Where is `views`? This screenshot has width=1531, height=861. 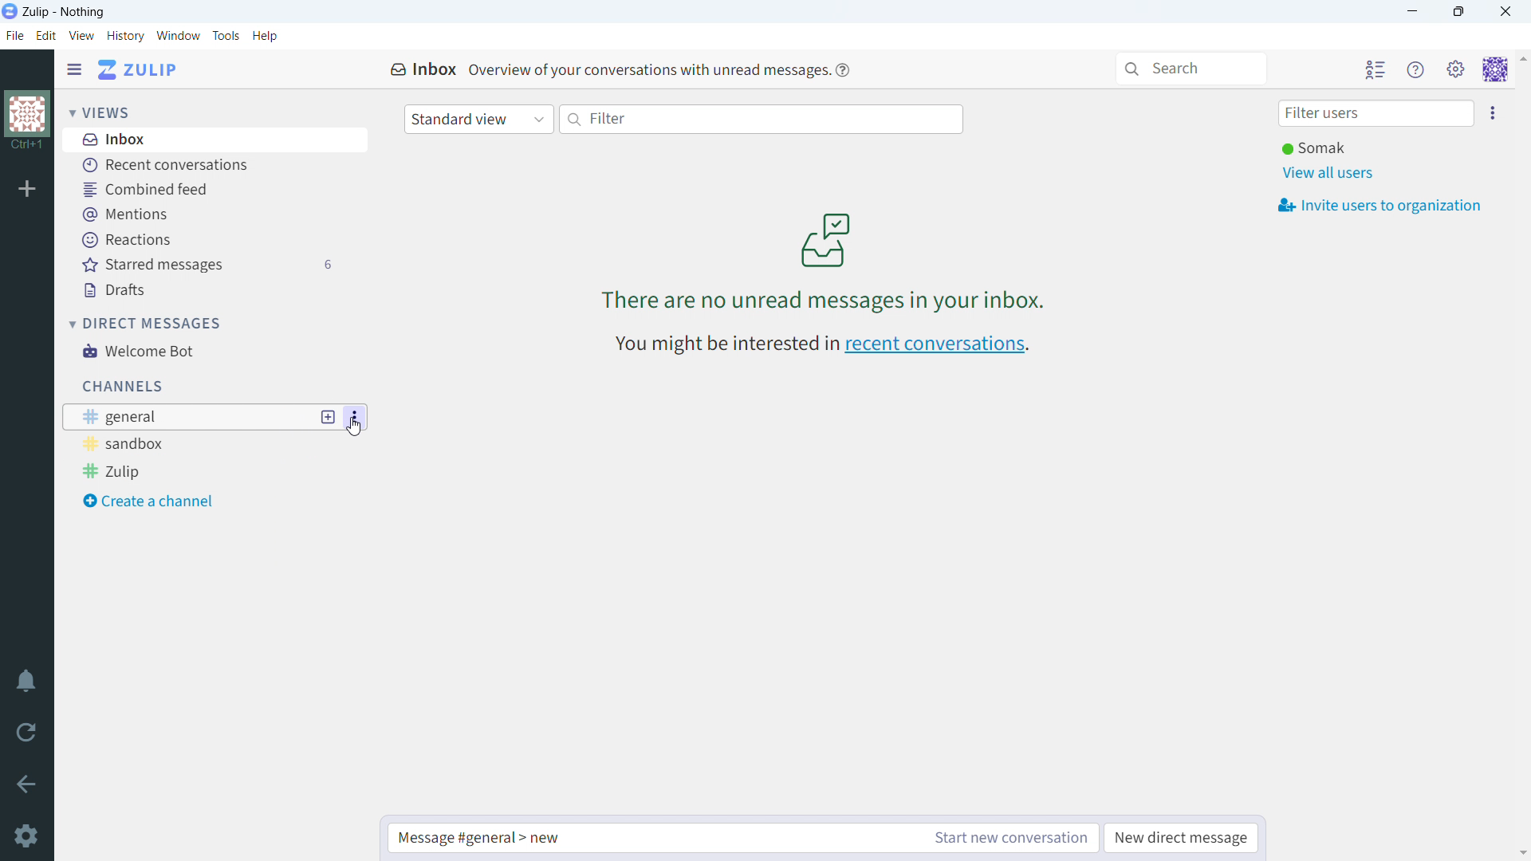 views is located at coordinates (100, 112).